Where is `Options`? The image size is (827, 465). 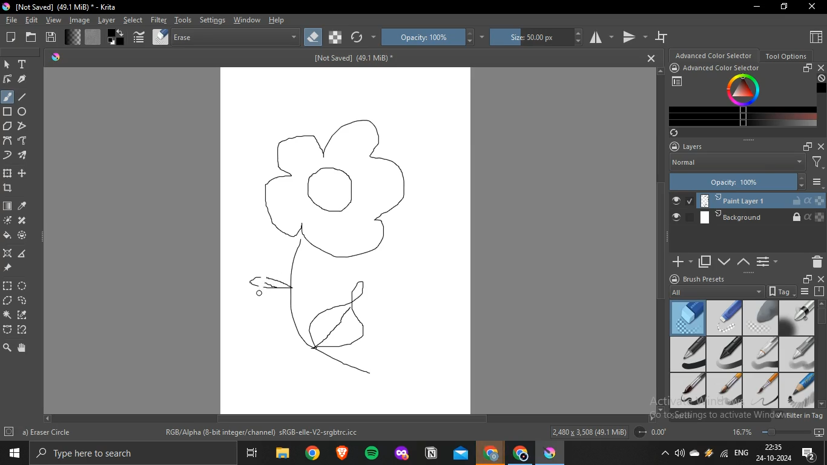
Options is located at coordinates (805, 291).